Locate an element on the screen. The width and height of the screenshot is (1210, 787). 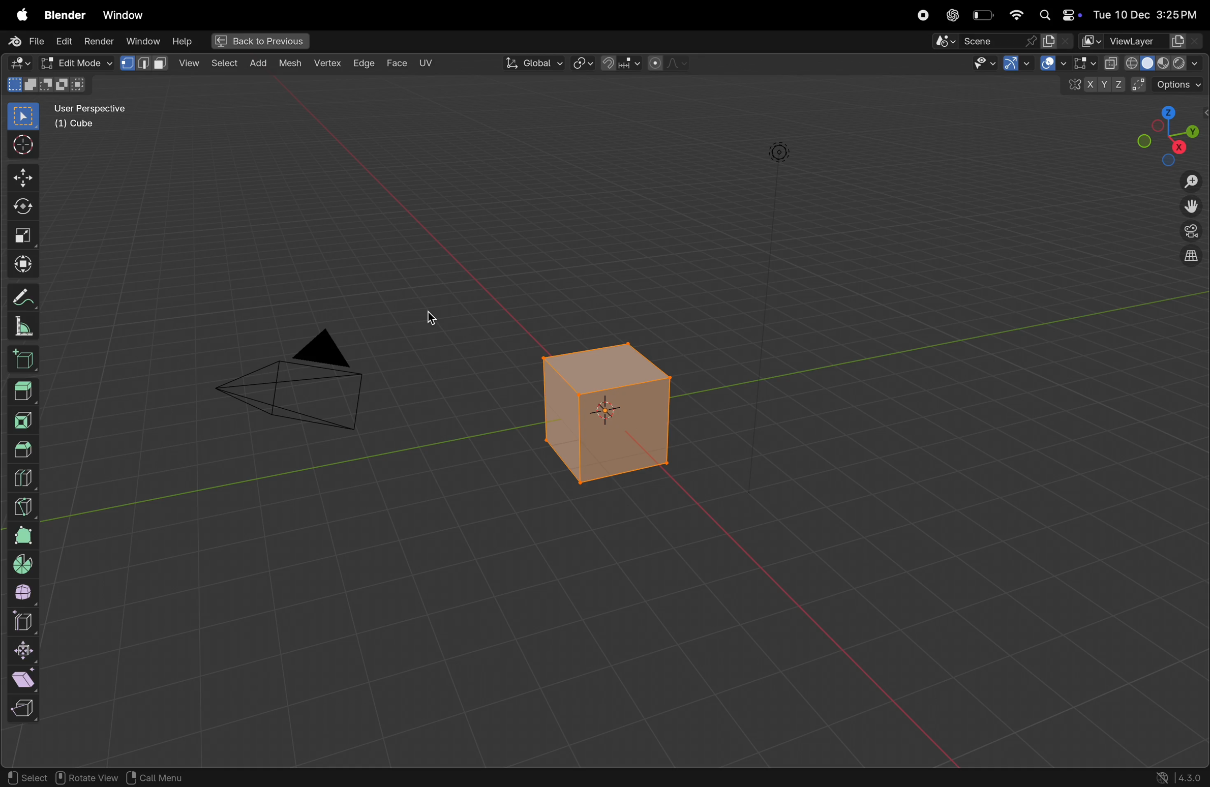
Back to previous is located at coordinates (257, 42).